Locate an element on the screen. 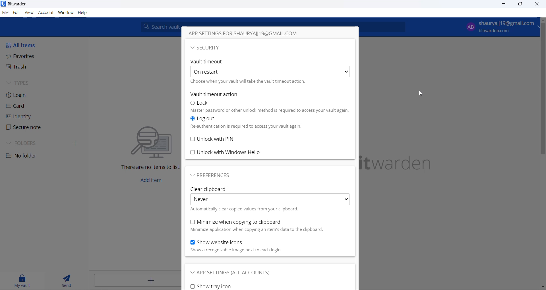  ~ SECURITY is located at coordinates (208, 48).